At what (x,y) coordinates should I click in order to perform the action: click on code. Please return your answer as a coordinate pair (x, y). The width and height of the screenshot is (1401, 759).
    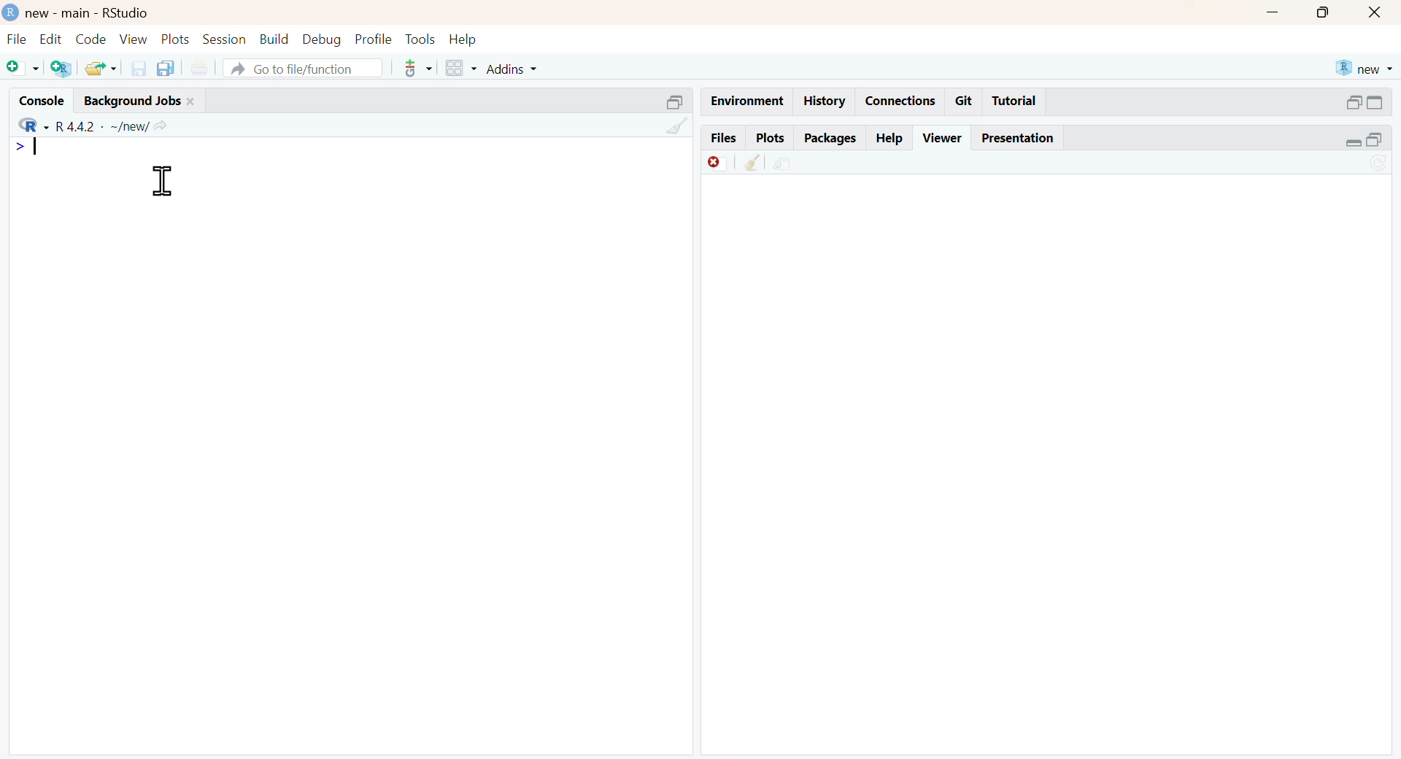
    Looking at the image, I should click on (92, 39).